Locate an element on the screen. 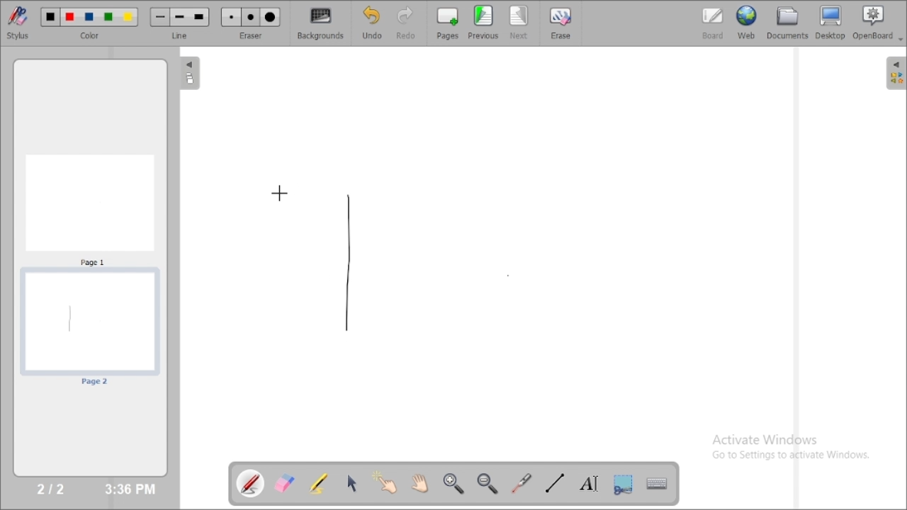 The image size is (907, 510). page 2 is located at coordinates (89, 329).